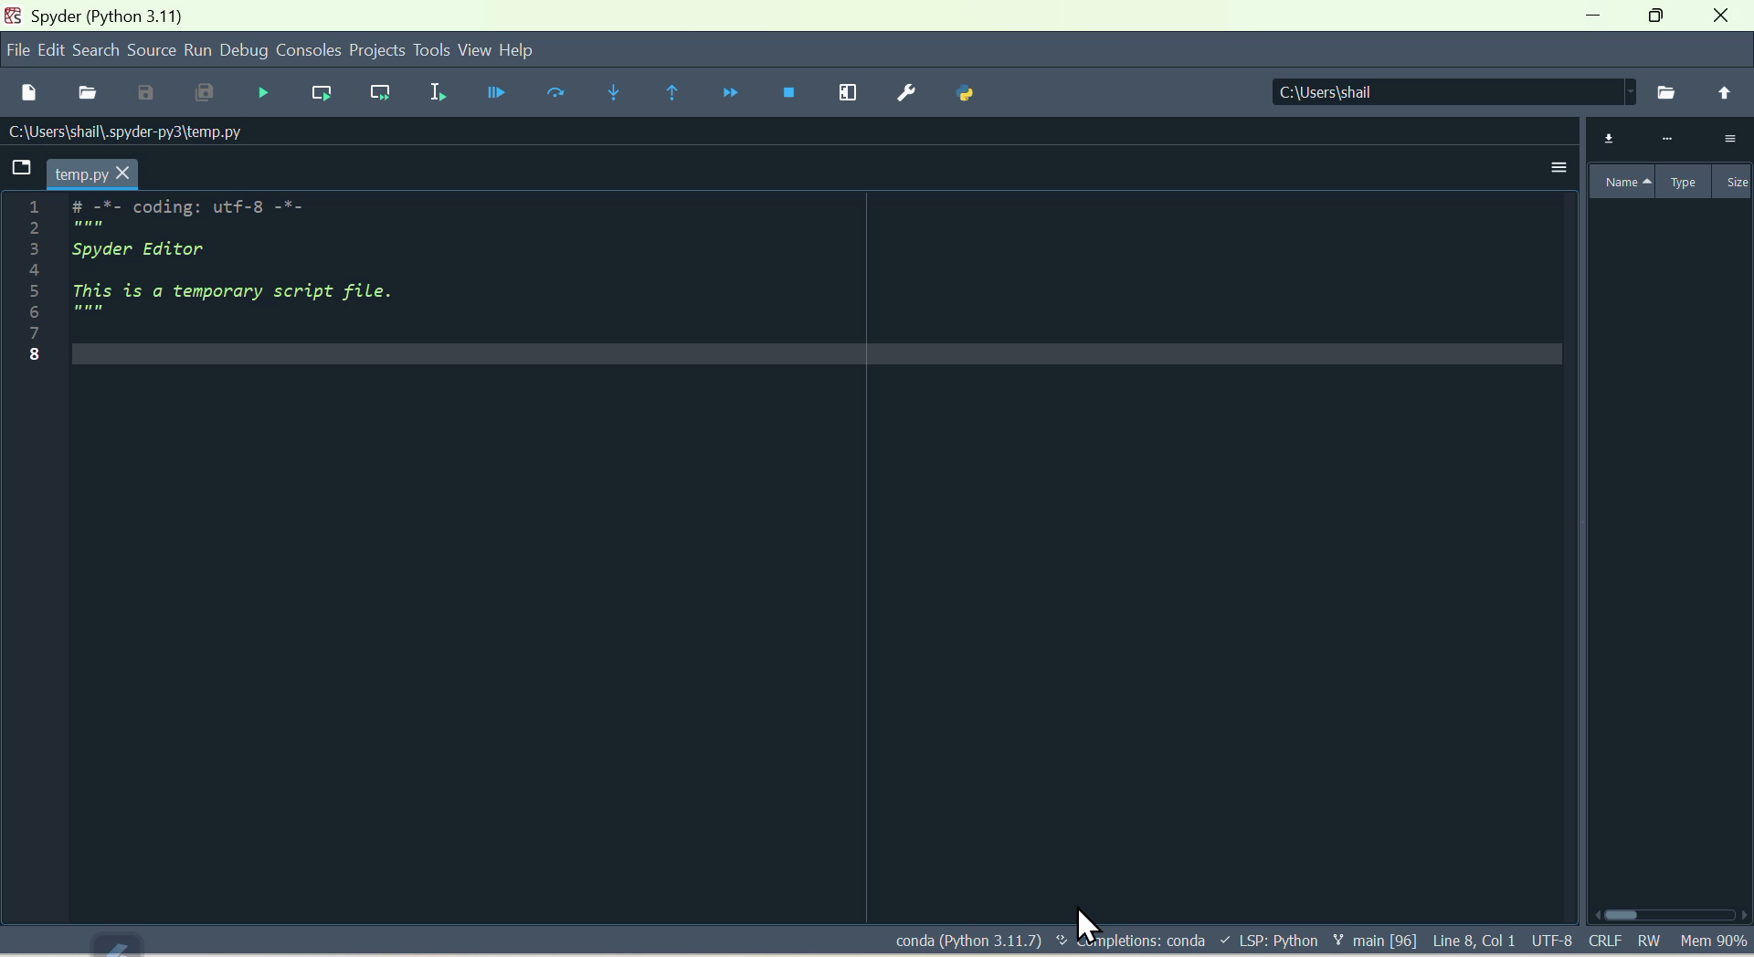 This screenshot has width=1754, height=957. What do you see at coordinates (1727, 18) in the screenshot?
I see `Close` at bounding box center [1727, 18].